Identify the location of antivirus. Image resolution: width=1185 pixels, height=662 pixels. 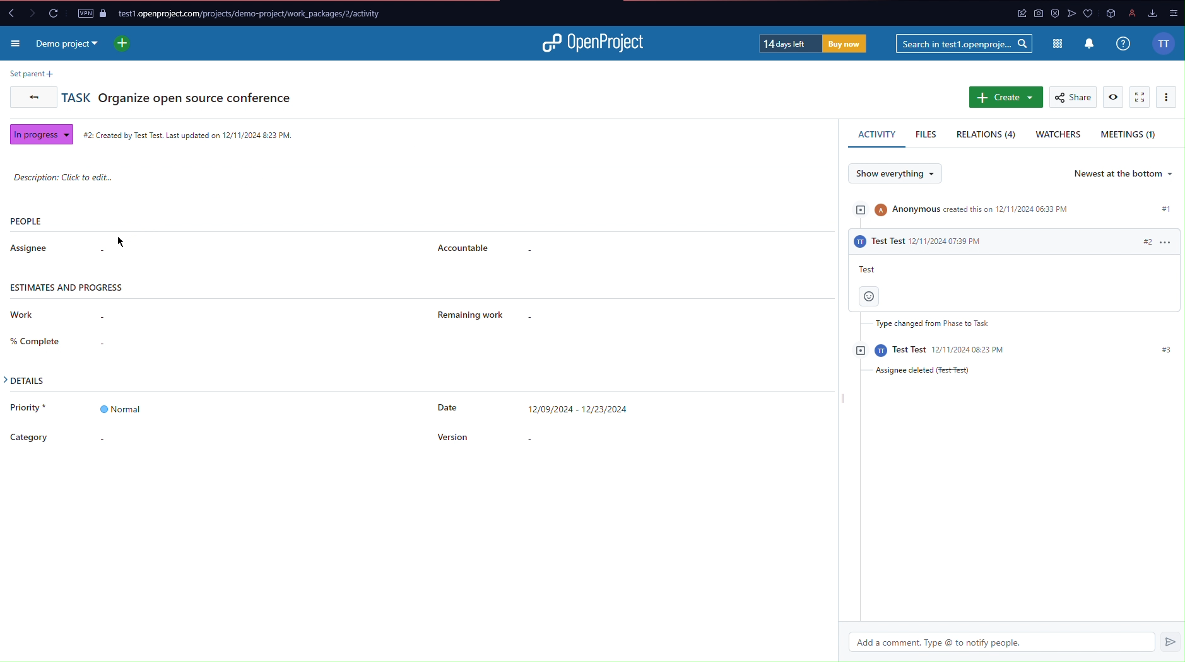
(1050, 13).